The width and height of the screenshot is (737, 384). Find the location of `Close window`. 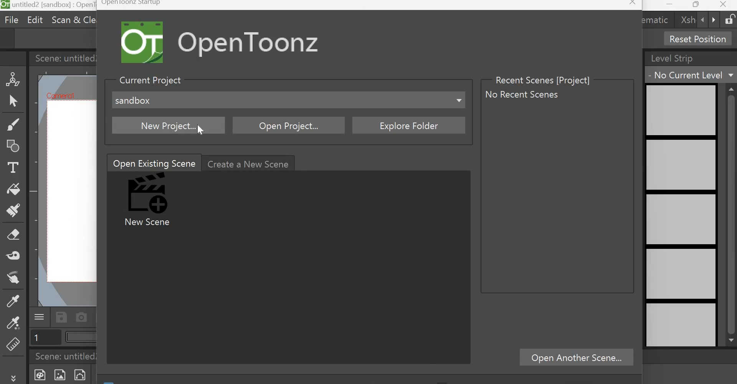

Close window is located at coordinates (633, 5).